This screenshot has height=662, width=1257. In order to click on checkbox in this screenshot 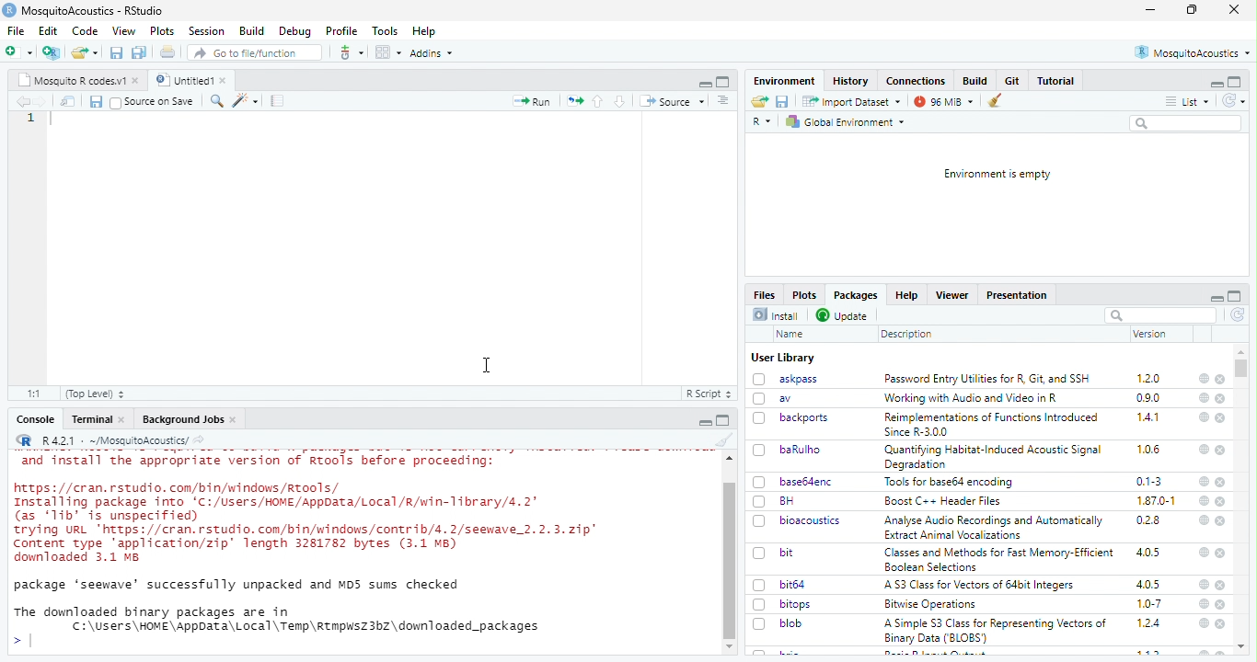, I will do `click(760, 451)`.